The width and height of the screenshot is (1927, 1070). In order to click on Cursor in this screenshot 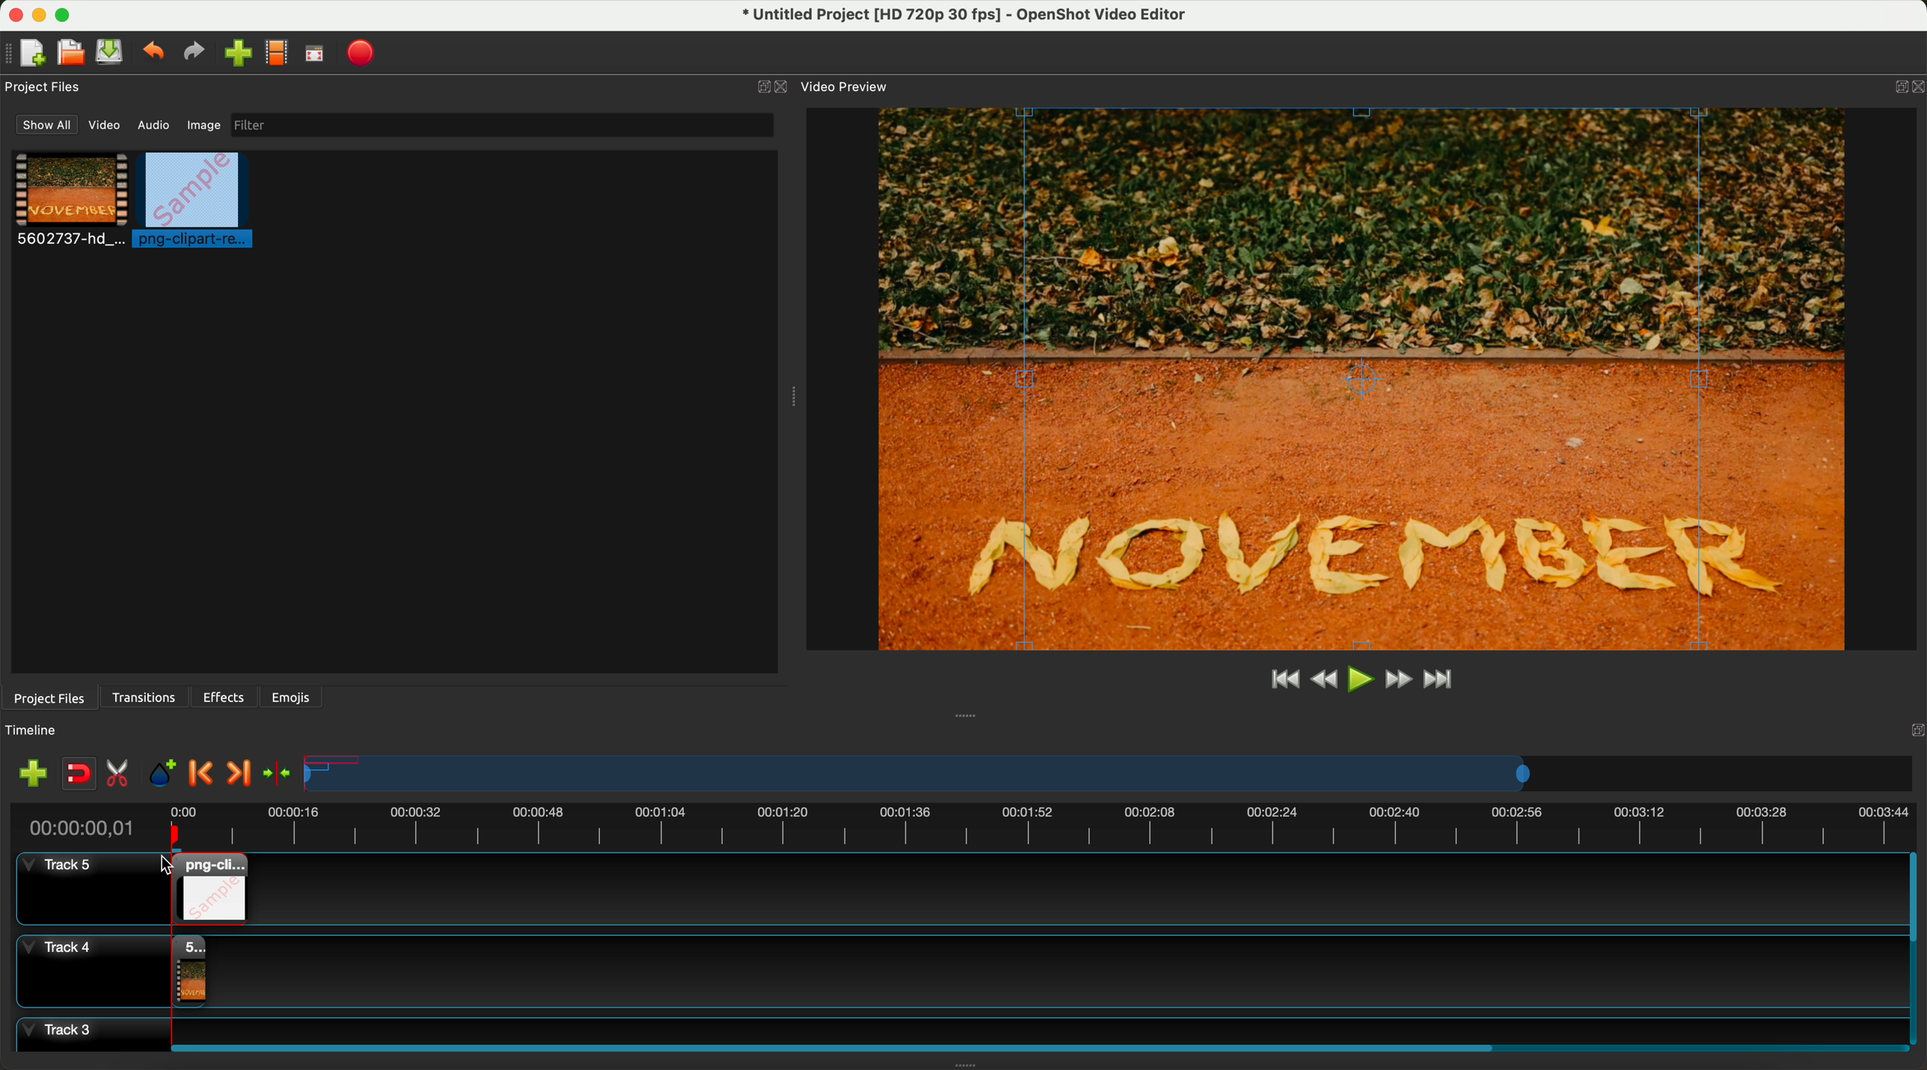, I will do `click(173, 873)`.